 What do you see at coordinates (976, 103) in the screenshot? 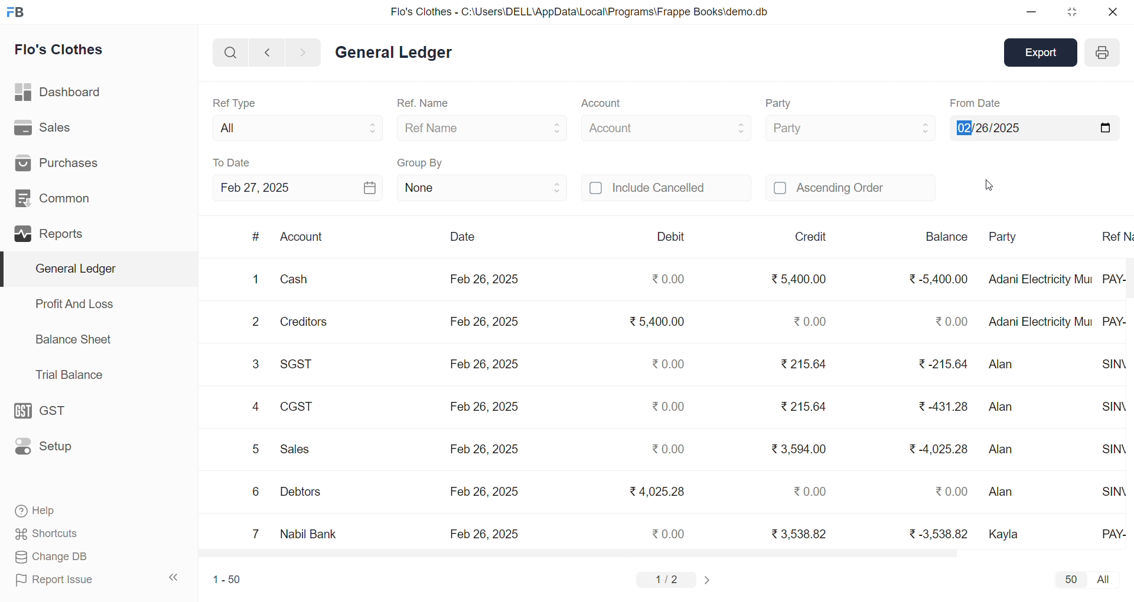
I see `From Date` at bounding box center [976, 103].